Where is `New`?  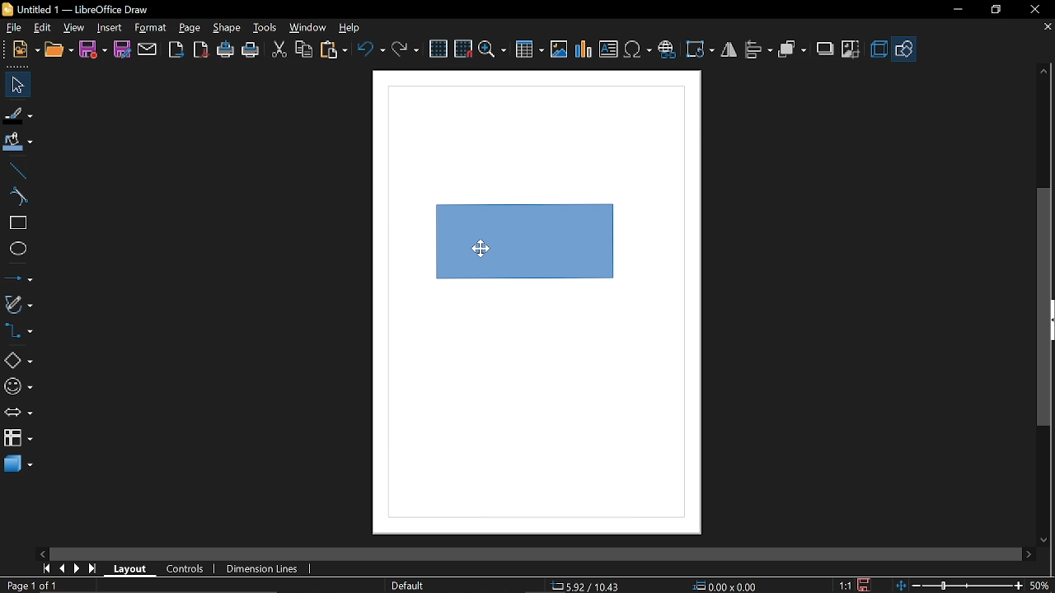
New is located at coordinates (21, 50).